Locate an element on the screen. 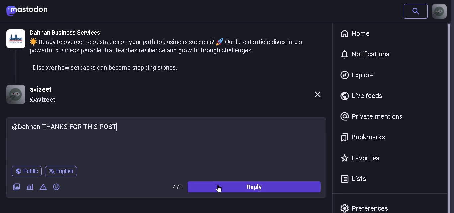 The height and width of the screenshot is (213, 454). profile picture is located at coordinates (439, 11).